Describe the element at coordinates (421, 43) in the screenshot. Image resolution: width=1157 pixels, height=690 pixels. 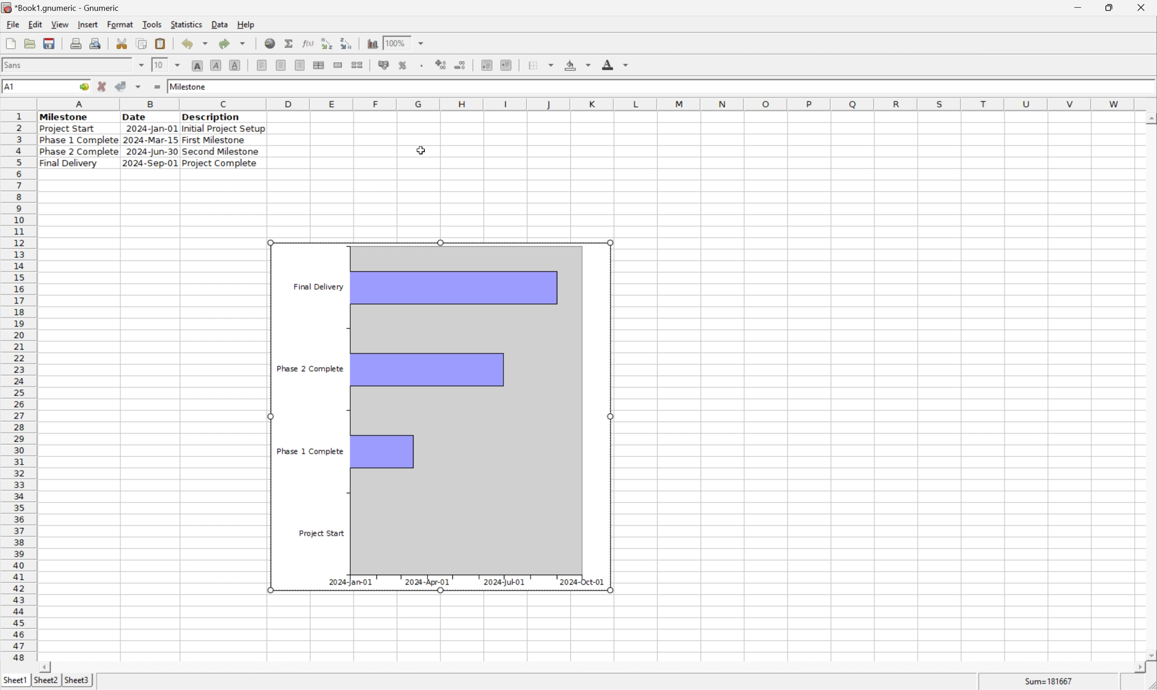
I see `drop down` at that location.